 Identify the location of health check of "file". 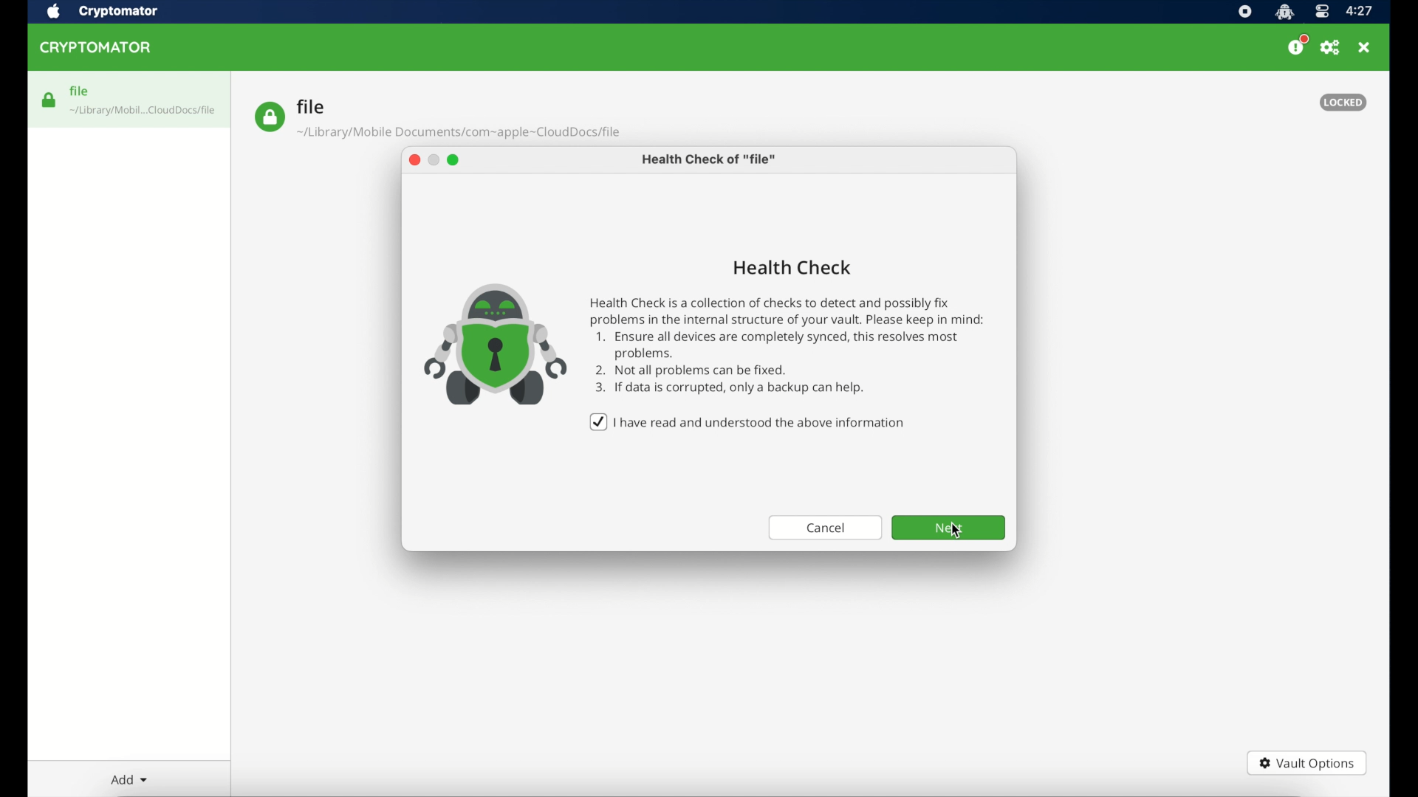
(710, 162).